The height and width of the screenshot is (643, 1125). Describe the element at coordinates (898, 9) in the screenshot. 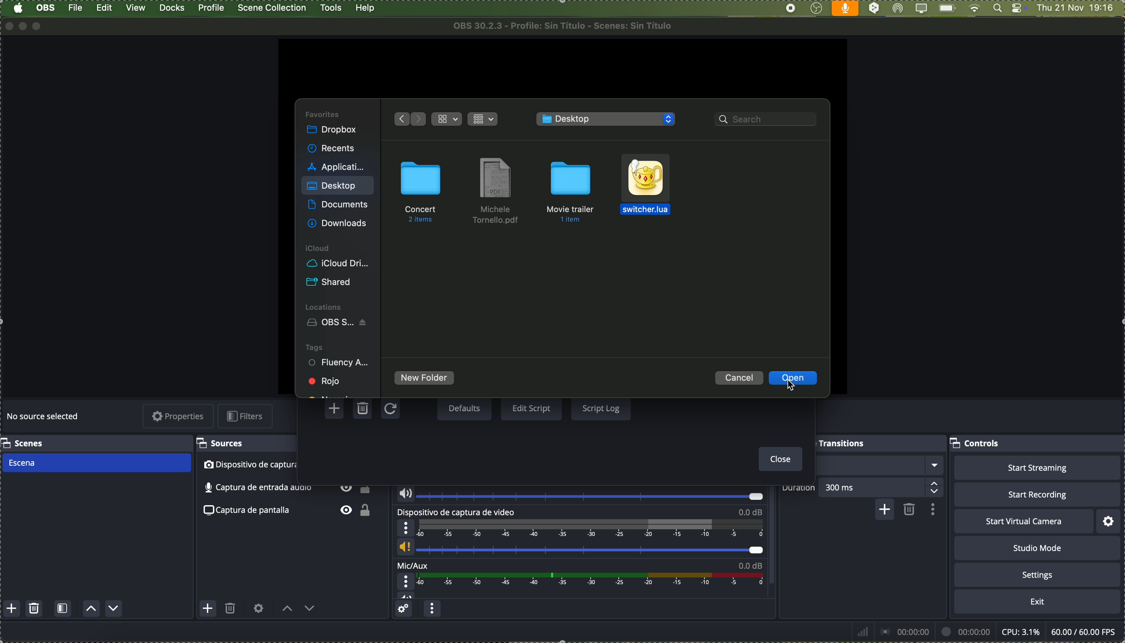

I see `AirDrop` at that location.